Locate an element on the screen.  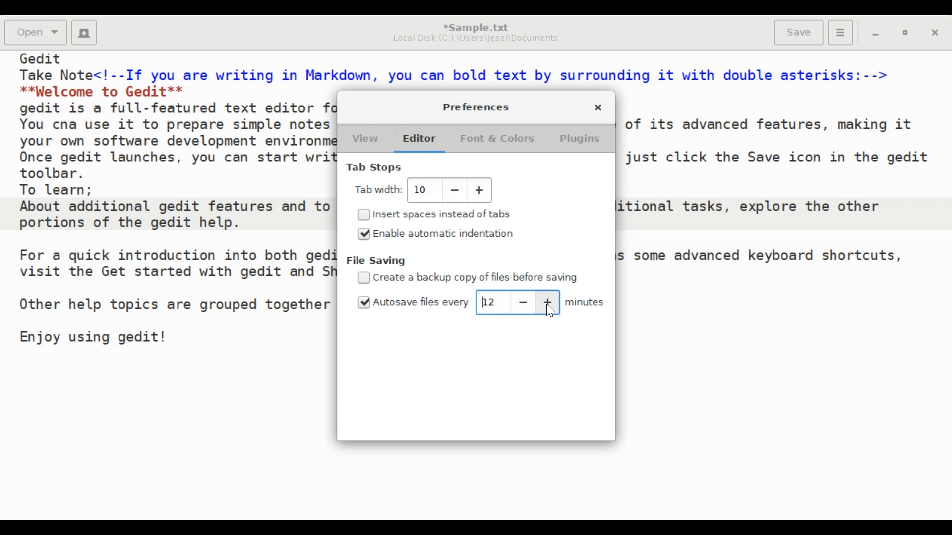
(un)select Enable automatic indentation is located at coordinates (441, 234).